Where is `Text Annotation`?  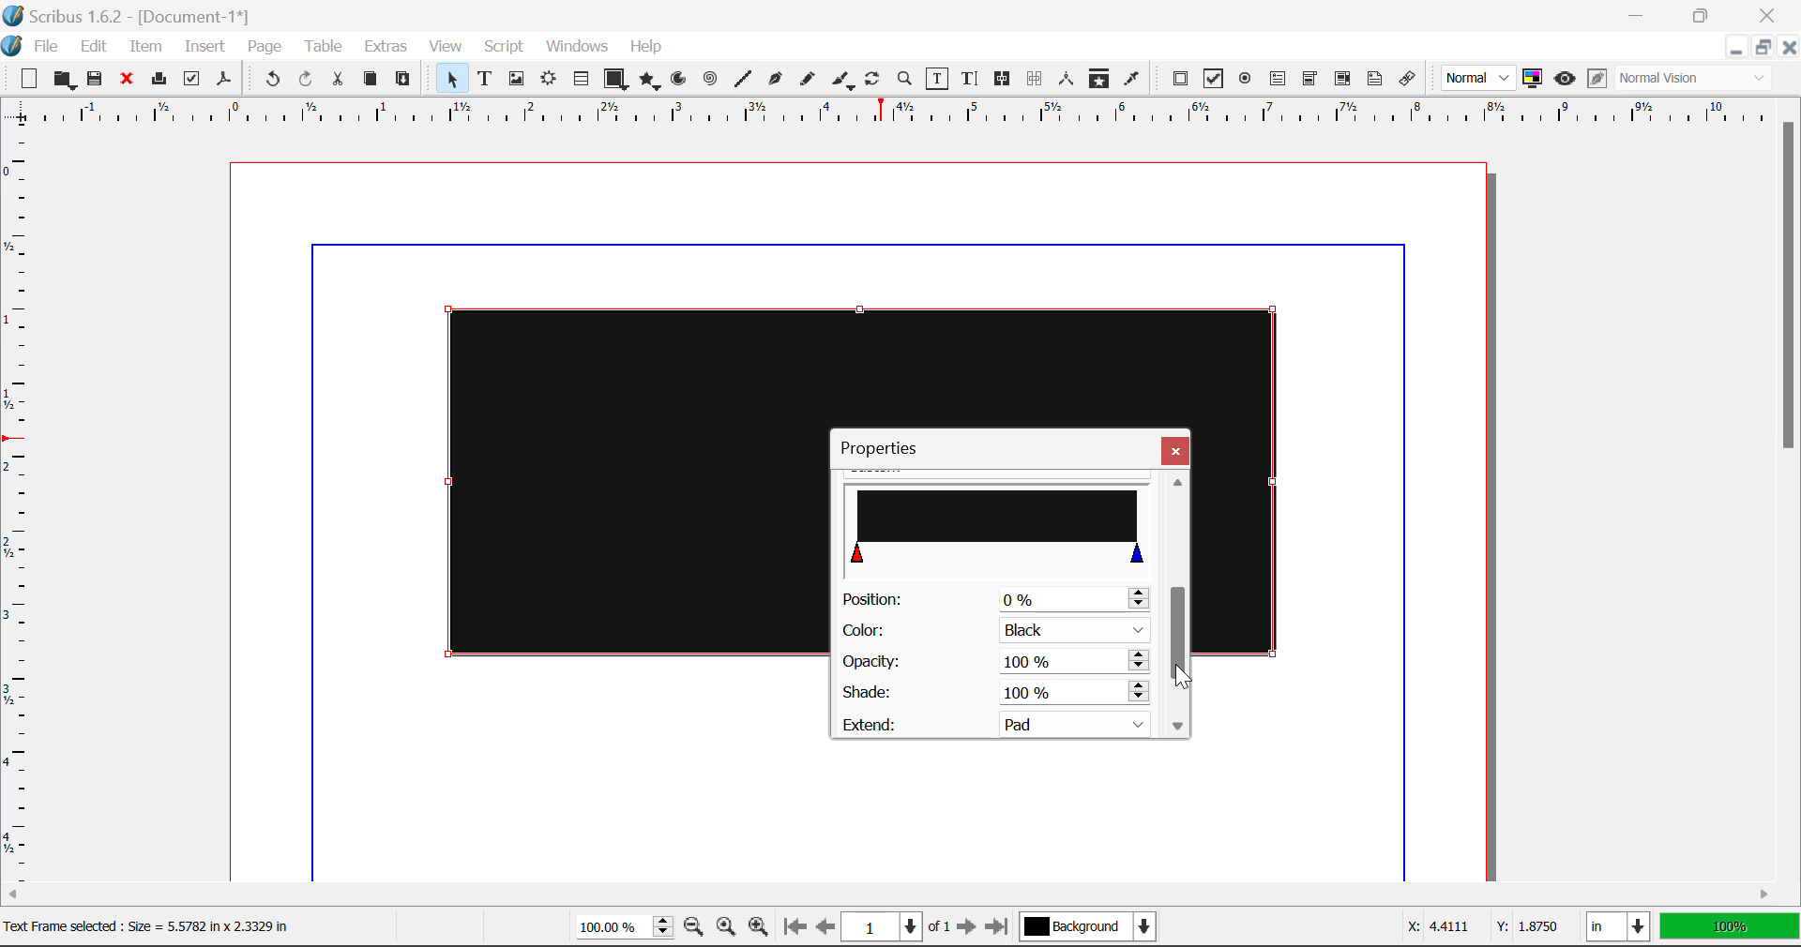
Text Annotation is located at coordinates (1378, 80).